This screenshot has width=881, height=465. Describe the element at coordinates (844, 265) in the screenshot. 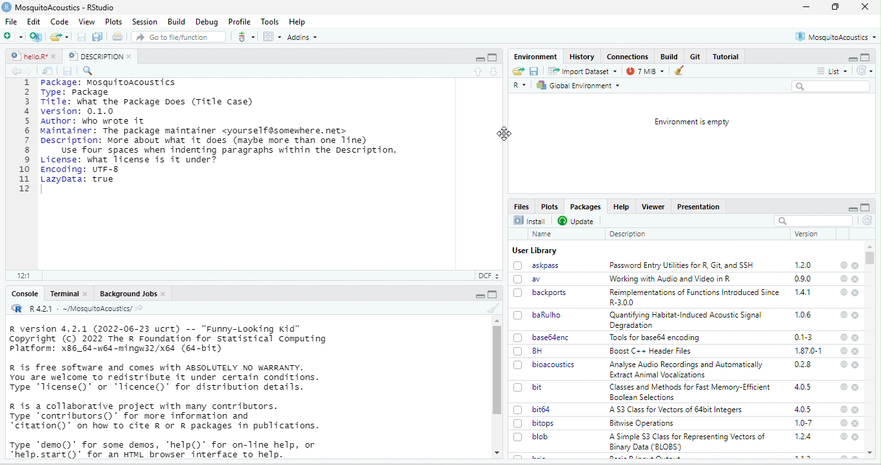

I see `help` at that location.